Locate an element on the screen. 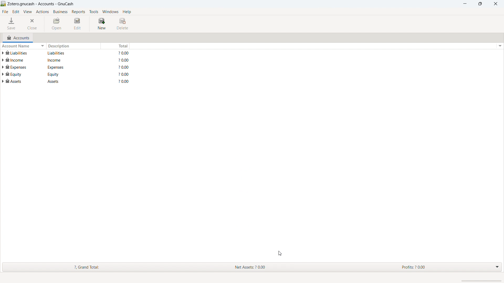  cursor is located at coordinates (280, 253).